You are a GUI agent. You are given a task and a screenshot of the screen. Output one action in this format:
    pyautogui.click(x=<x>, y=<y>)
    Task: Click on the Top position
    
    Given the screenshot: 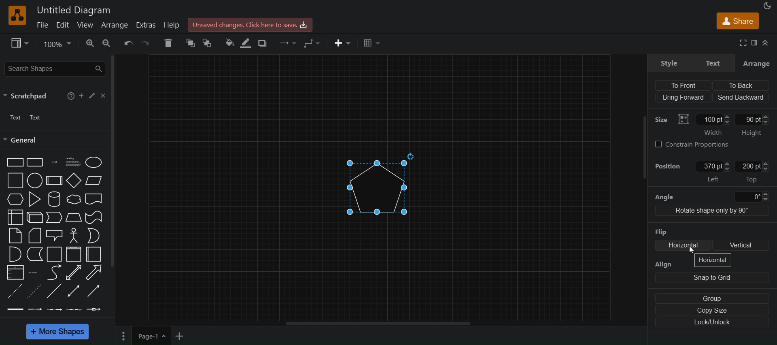 What is the action you would take?
    pyautogui.click(x=752, y=180)
    